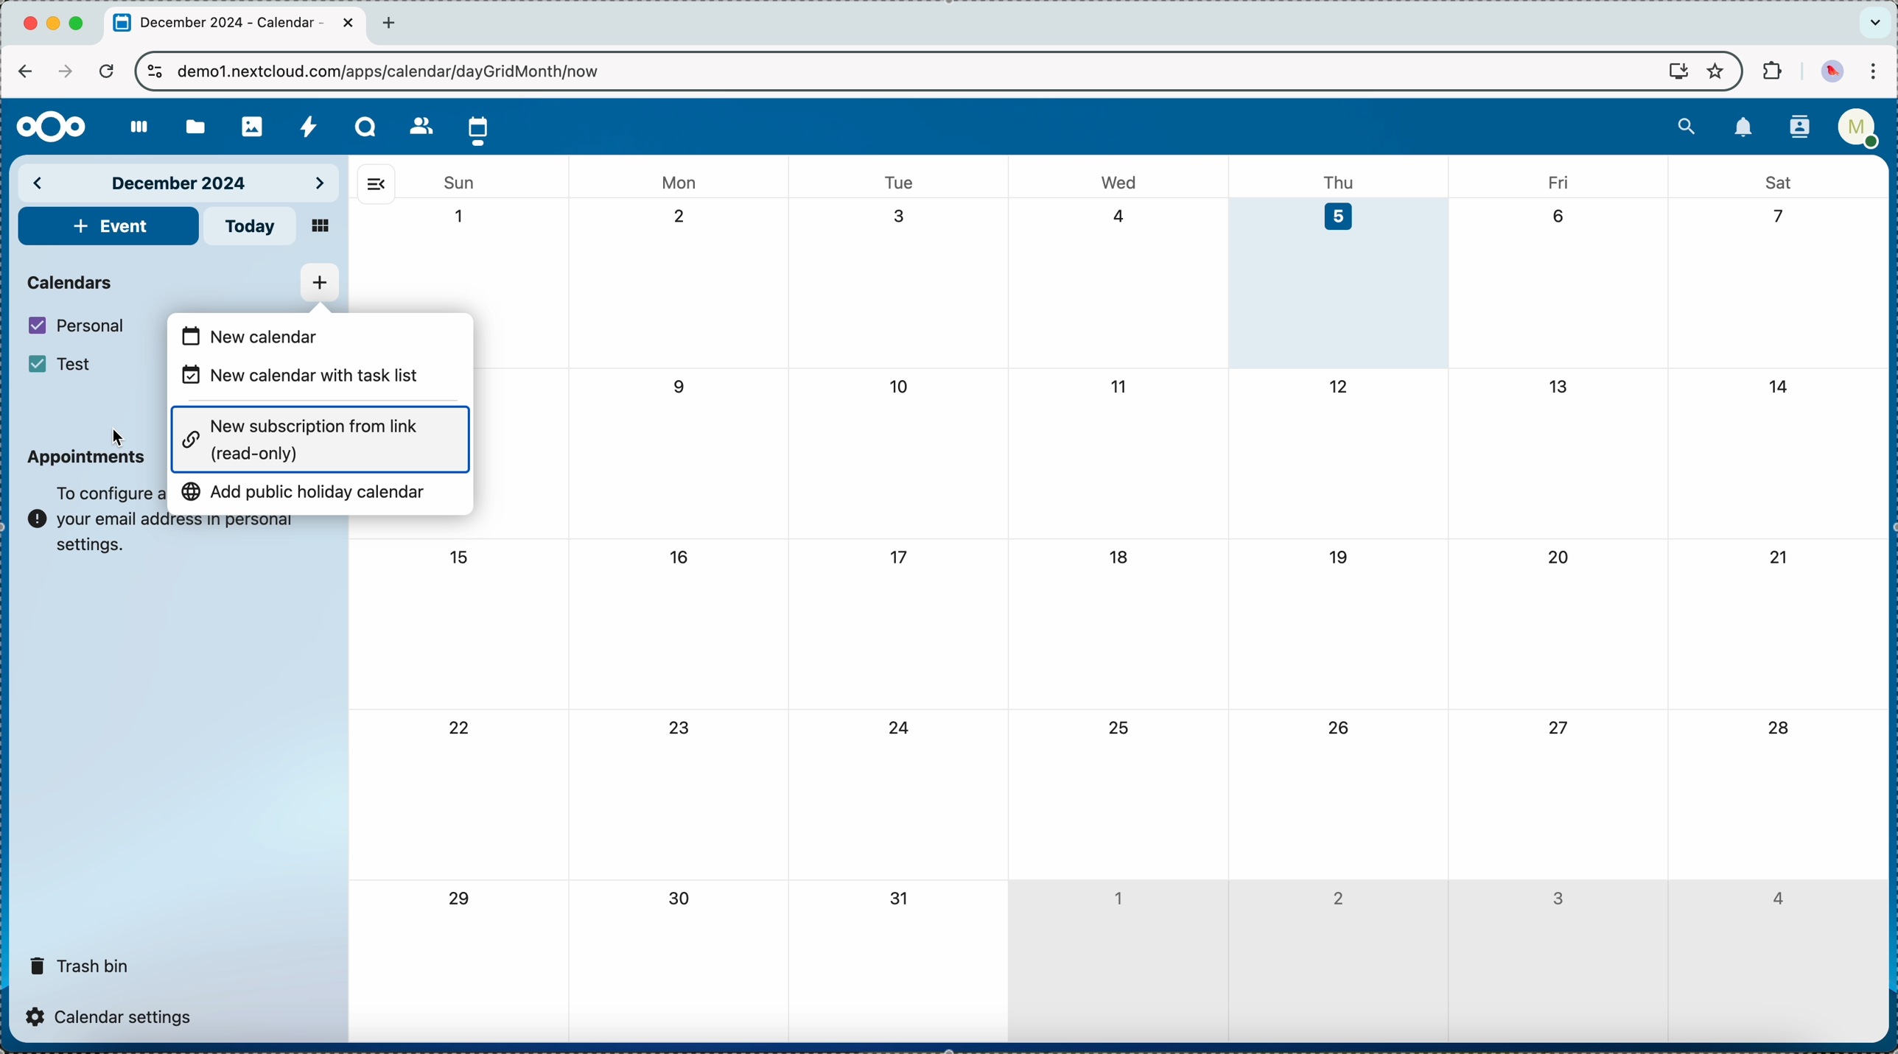  Describe the element at coordinates (457, 899) in the screenshot. I see `29` at that location.